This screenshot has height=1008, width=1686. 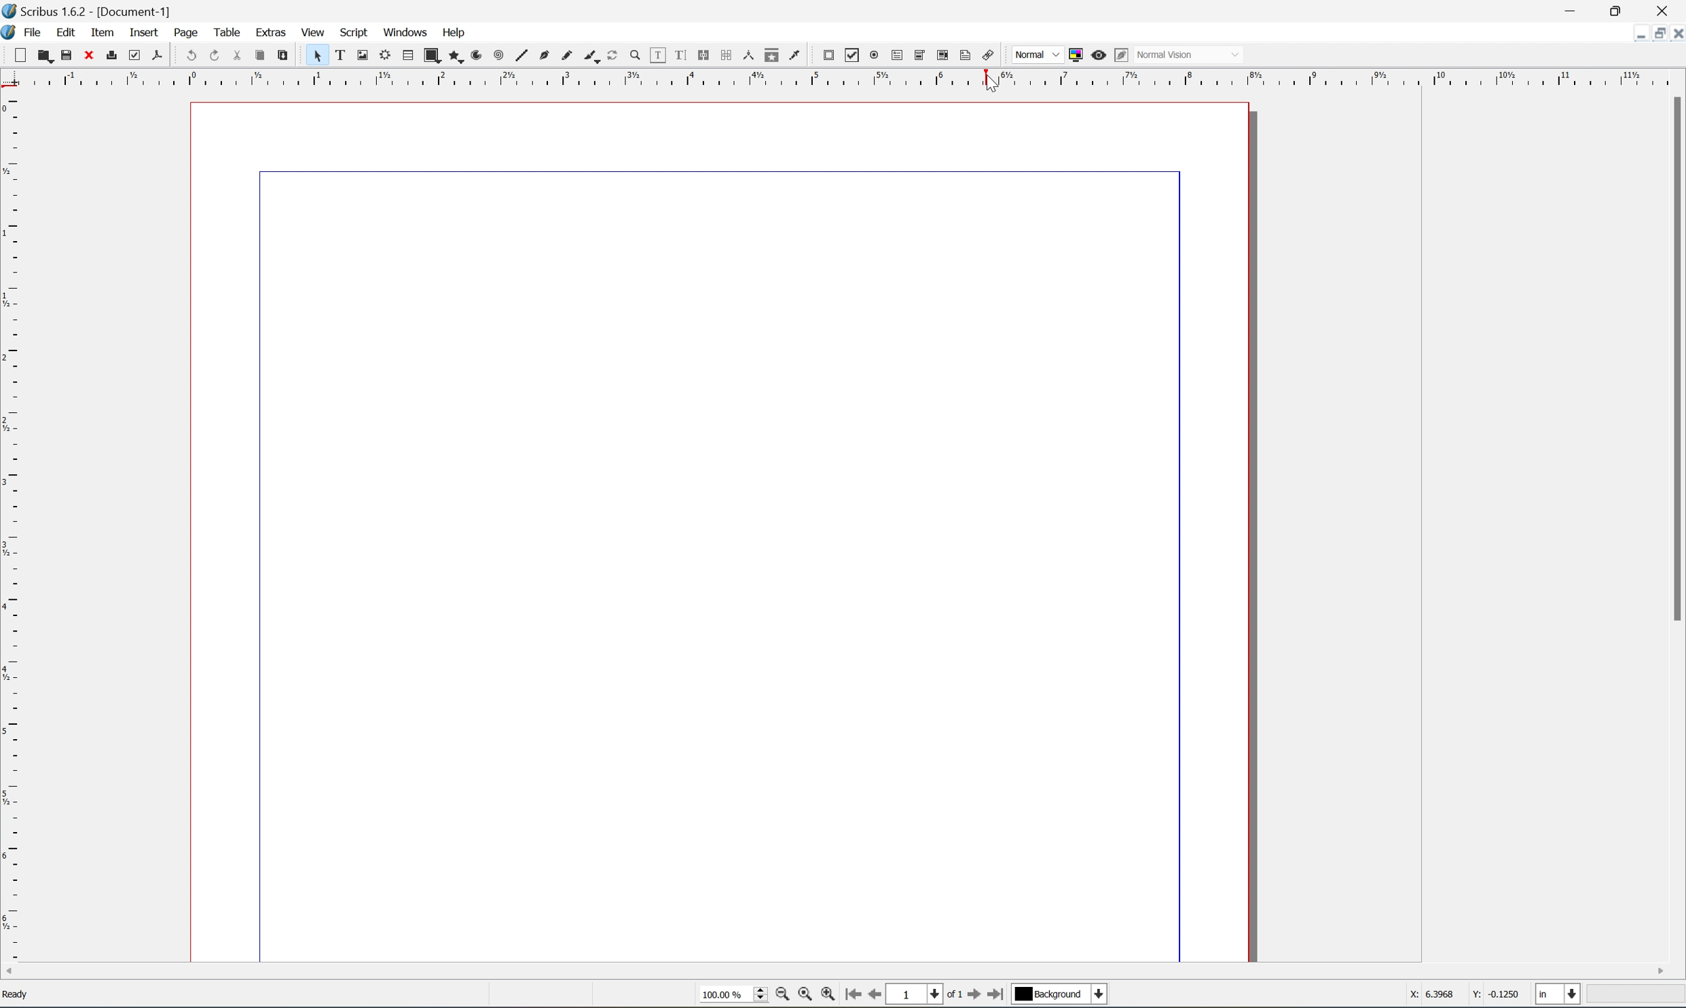 I want to click on scroll bar, so click(x=1675, y=358).